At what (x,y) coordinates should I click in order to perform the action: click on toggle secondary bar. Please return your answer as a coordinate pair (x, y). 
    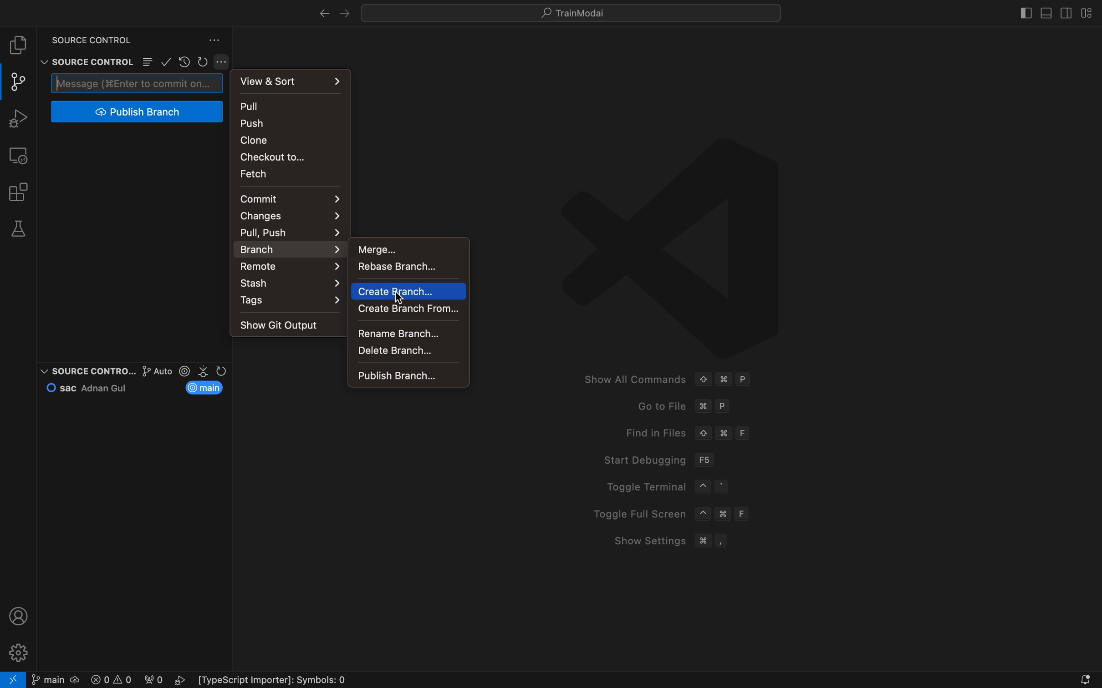
    Looking at the image, I should click on (1065, 12).